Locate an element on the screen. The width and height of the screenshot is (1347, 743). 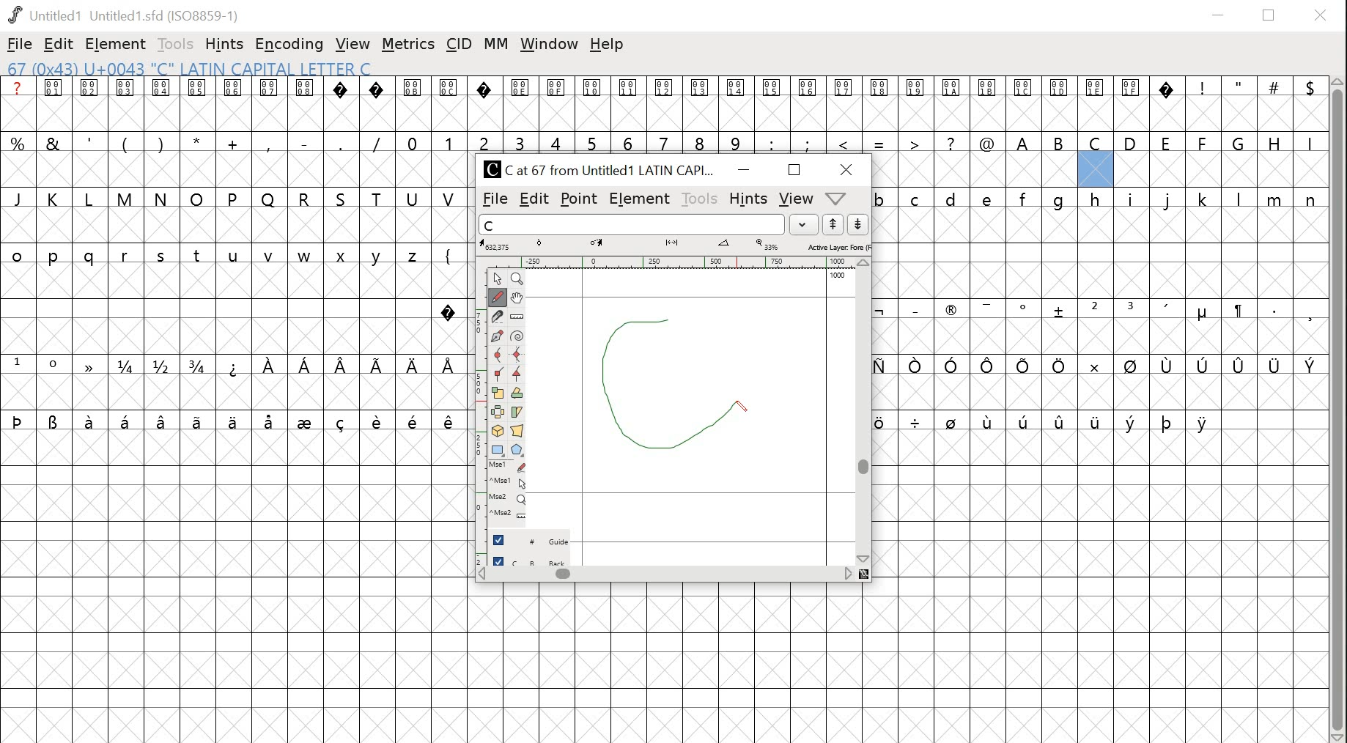
rectangle/ellipse is located at coordinates (500, 450).